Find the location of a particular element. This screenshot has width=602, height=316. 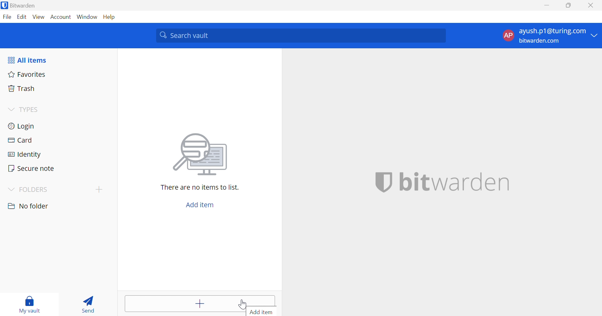

All items is located at coordinates (27, 60).